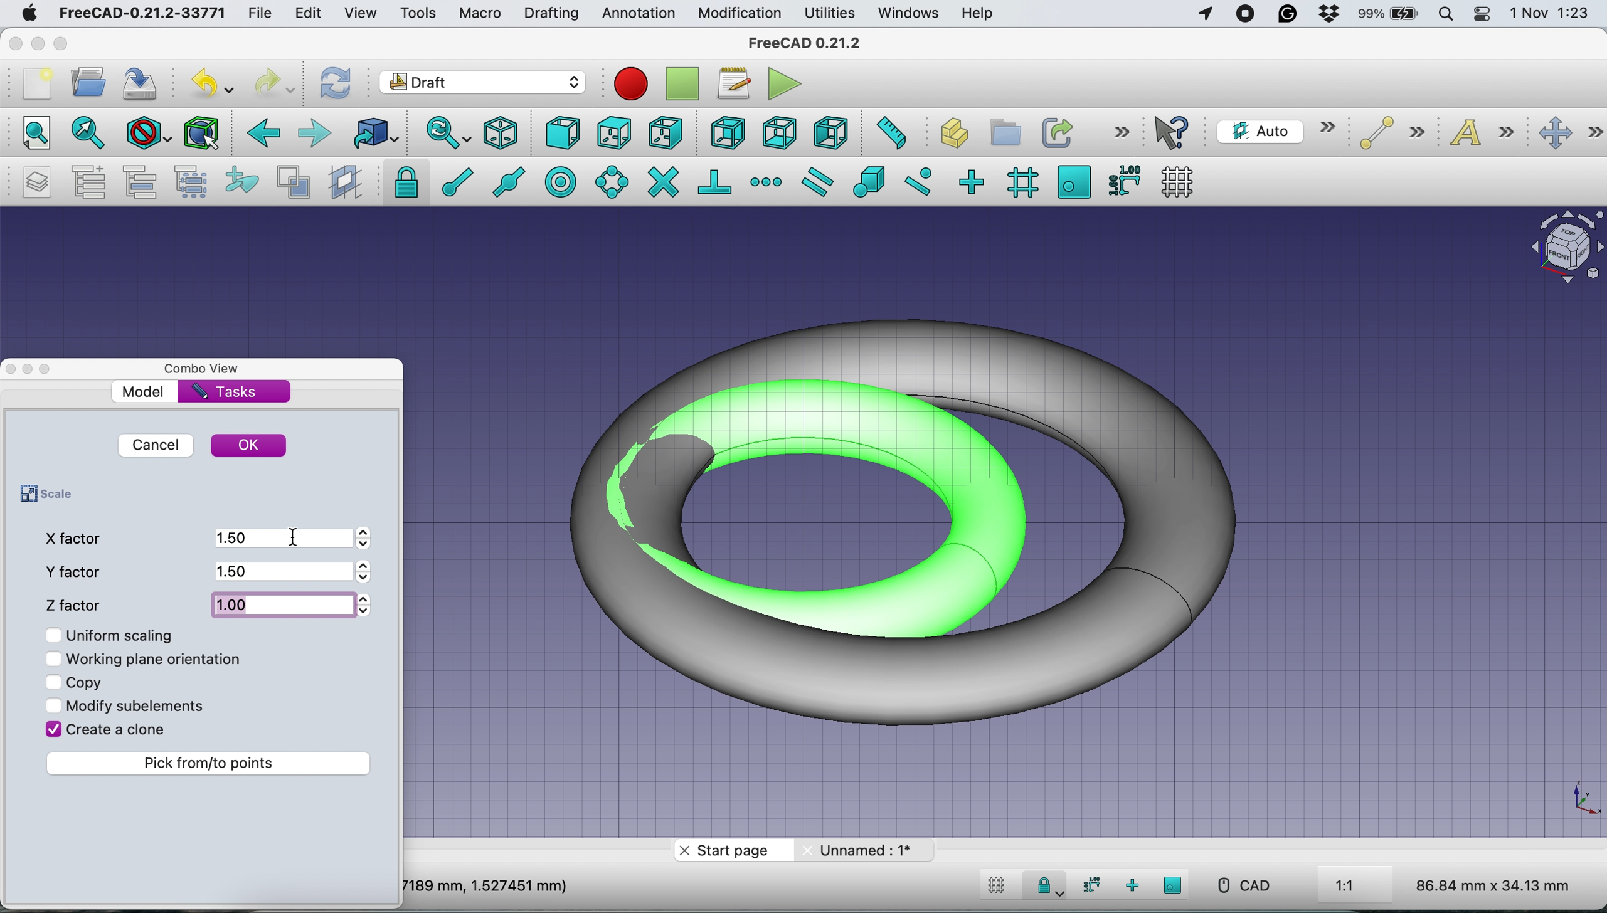 The width and height of the screenshot is (1607, 913). What do you see at coordinates (414, 12) in the screenshot?
I see `tools` at bounding box center [414, 12].